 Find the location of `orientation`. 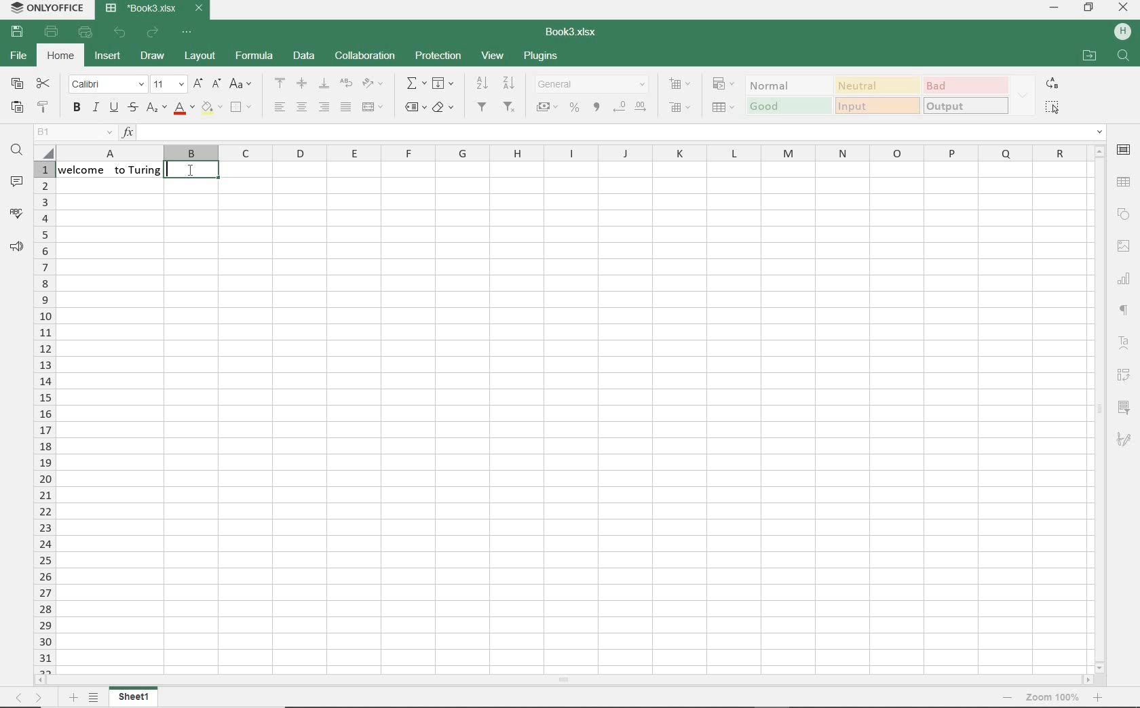

orientation is located at coordinates (372, 85).